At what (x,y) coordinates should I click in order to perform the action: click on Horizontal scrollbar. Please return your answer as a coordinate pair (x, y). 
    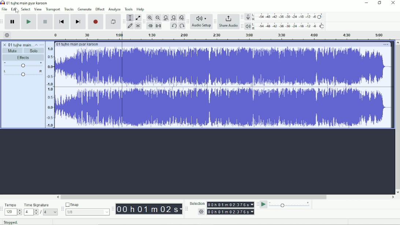
    Looking at the image, I should click on (196, 197).